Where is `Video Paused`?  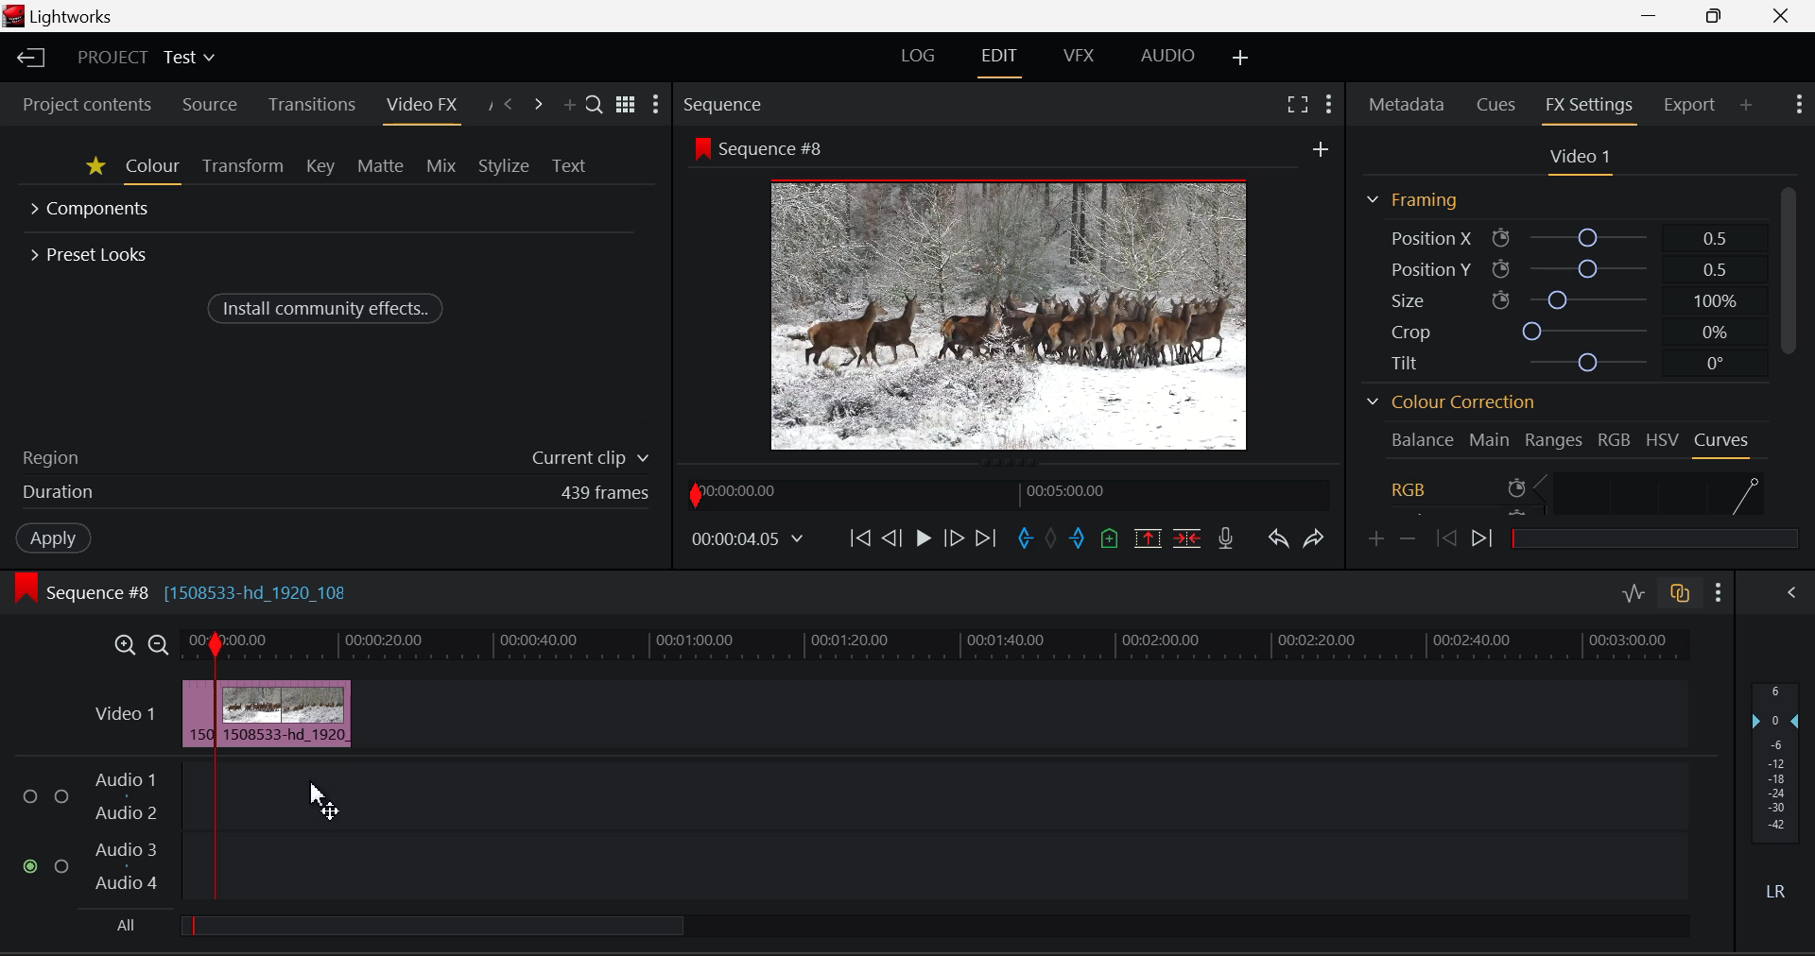
Video Paused is located at coordinates (920, 538).